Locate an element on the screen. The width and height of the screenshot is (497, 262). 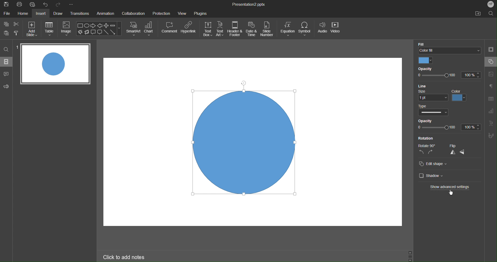
SmartArt is located at coordinates (133, 29).